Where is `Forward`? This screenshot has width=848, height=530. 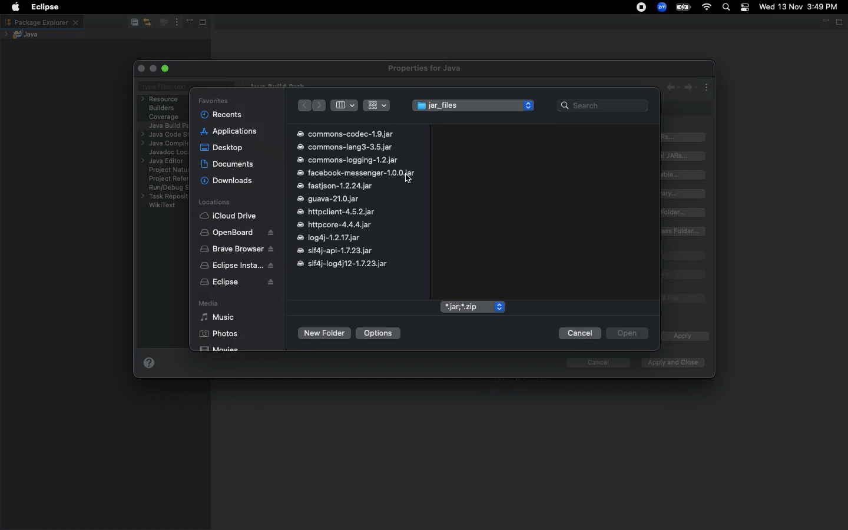 Forward is located at coordinates (320, 105).